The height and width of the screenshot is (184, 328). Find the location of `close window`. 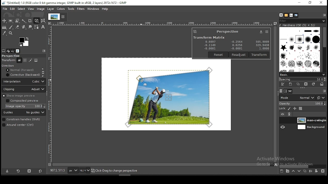

close window is located at coordinates (266, 32).